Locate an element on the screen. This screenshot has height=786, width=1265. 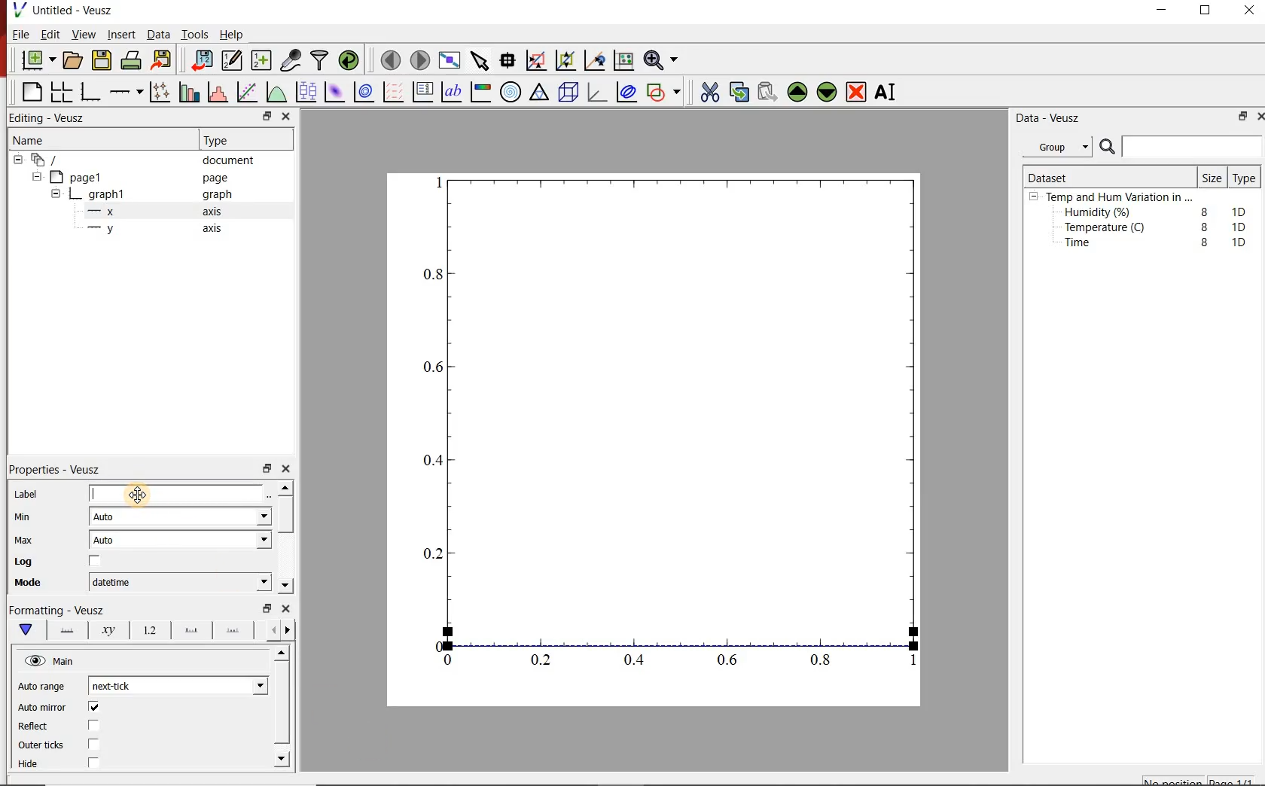
restore down is located at coordinates (1239, 118).